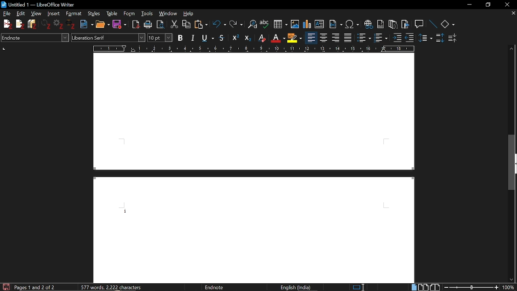 The image size is (517, 291). I want to click on icon, so click(4, 5).